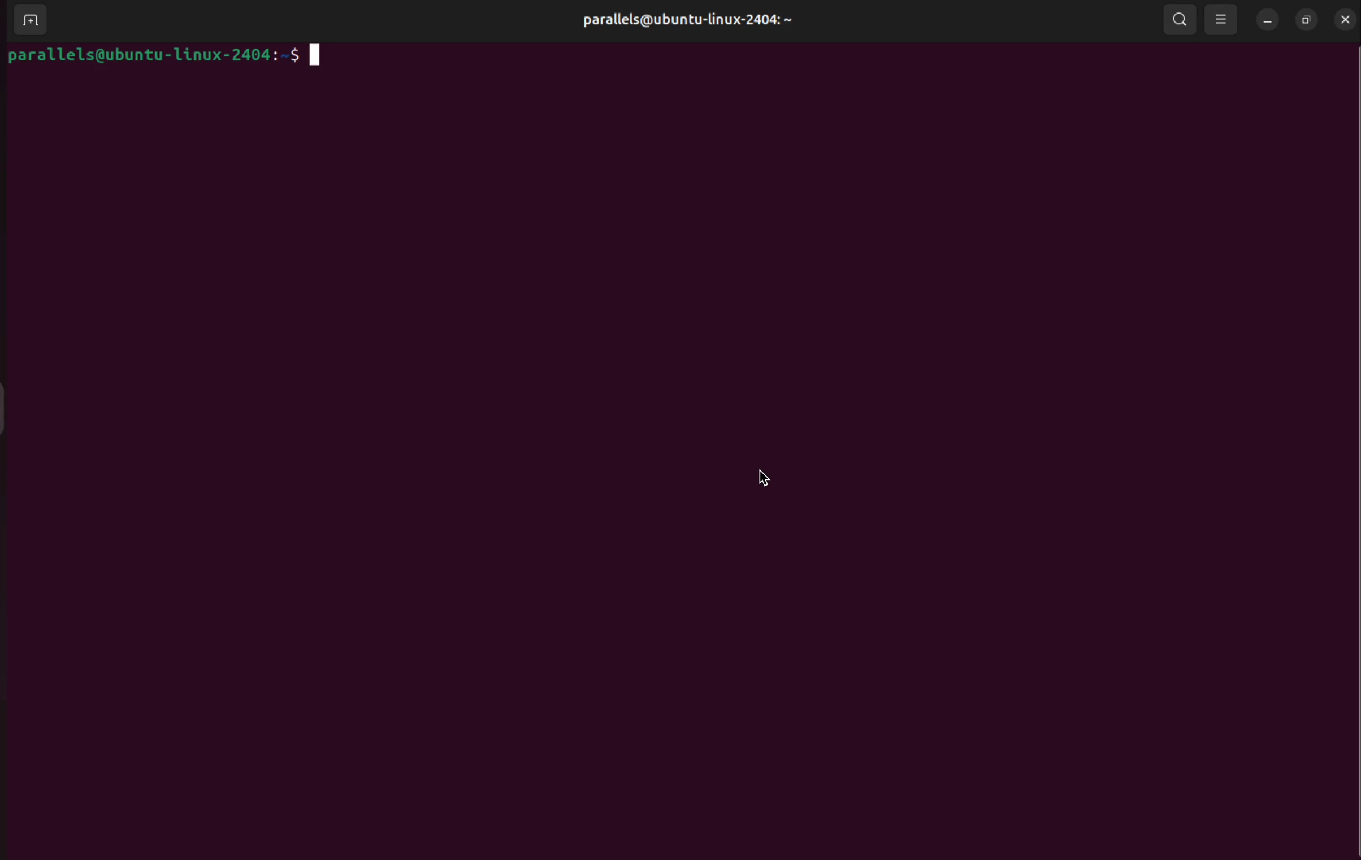 The height and width of the screenshot is (860, 1361). I want to click on resize, so click(1308, 19).